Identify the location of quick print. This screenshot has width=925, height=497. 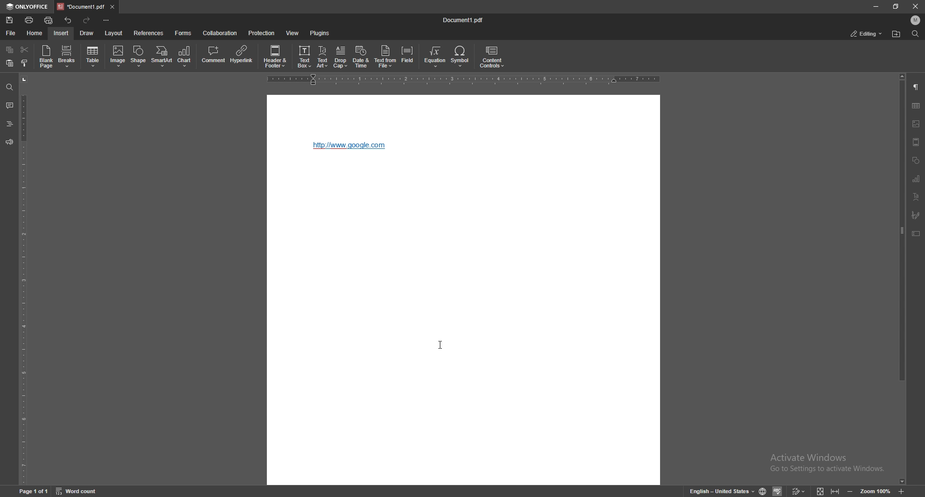
(50, 20).